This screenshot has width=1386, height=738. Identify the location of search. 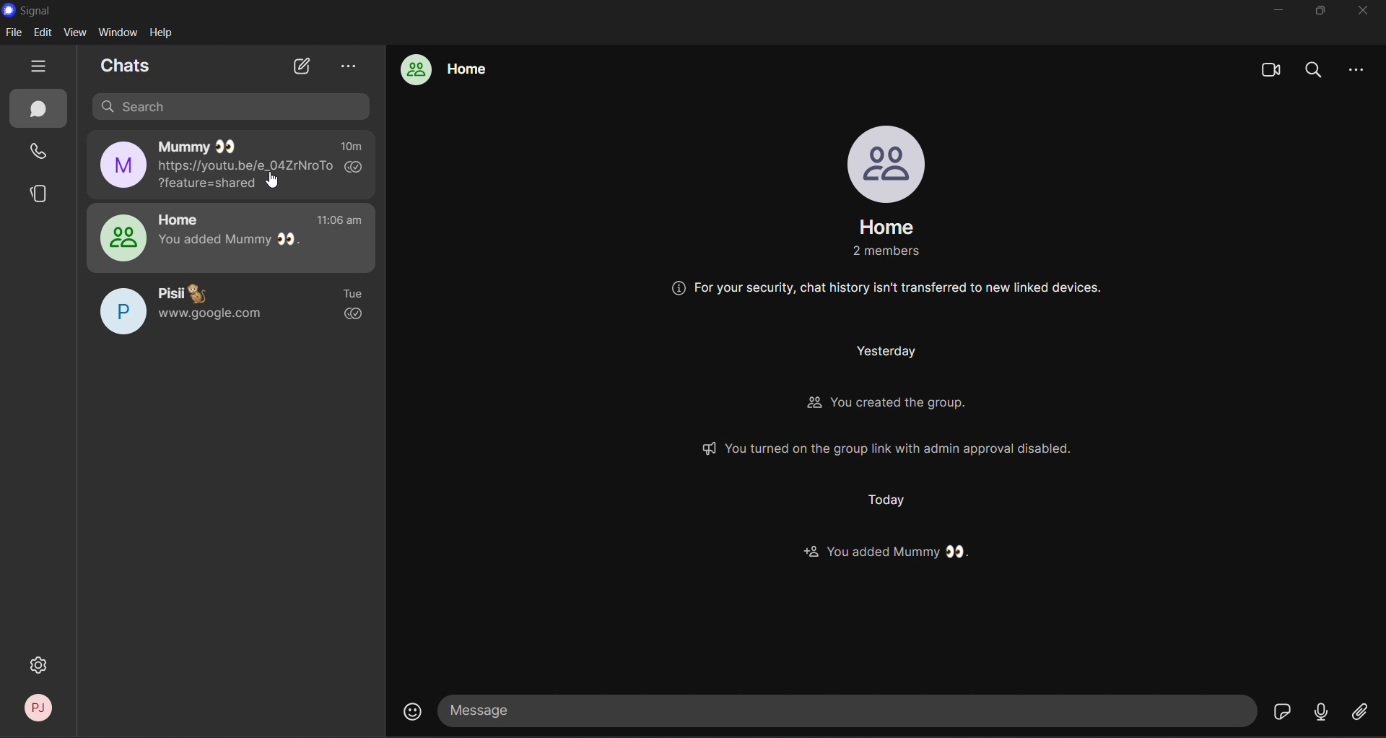
(235, 106).